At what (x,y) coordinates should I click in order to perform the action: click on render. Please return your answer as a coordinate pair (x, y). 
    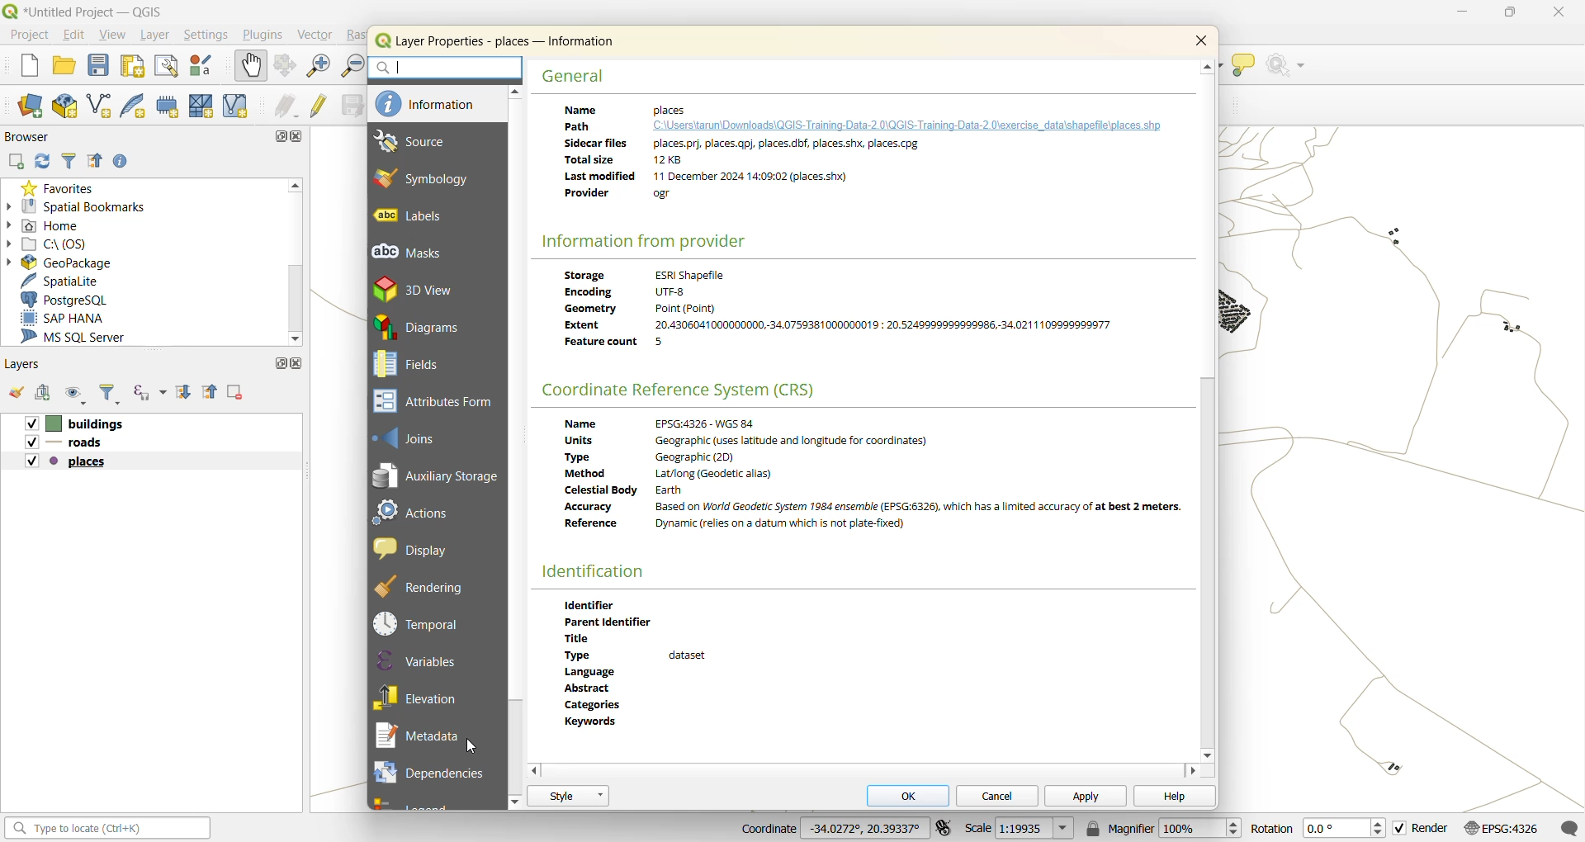
    Looking at the image, I should click on (1421, 828).